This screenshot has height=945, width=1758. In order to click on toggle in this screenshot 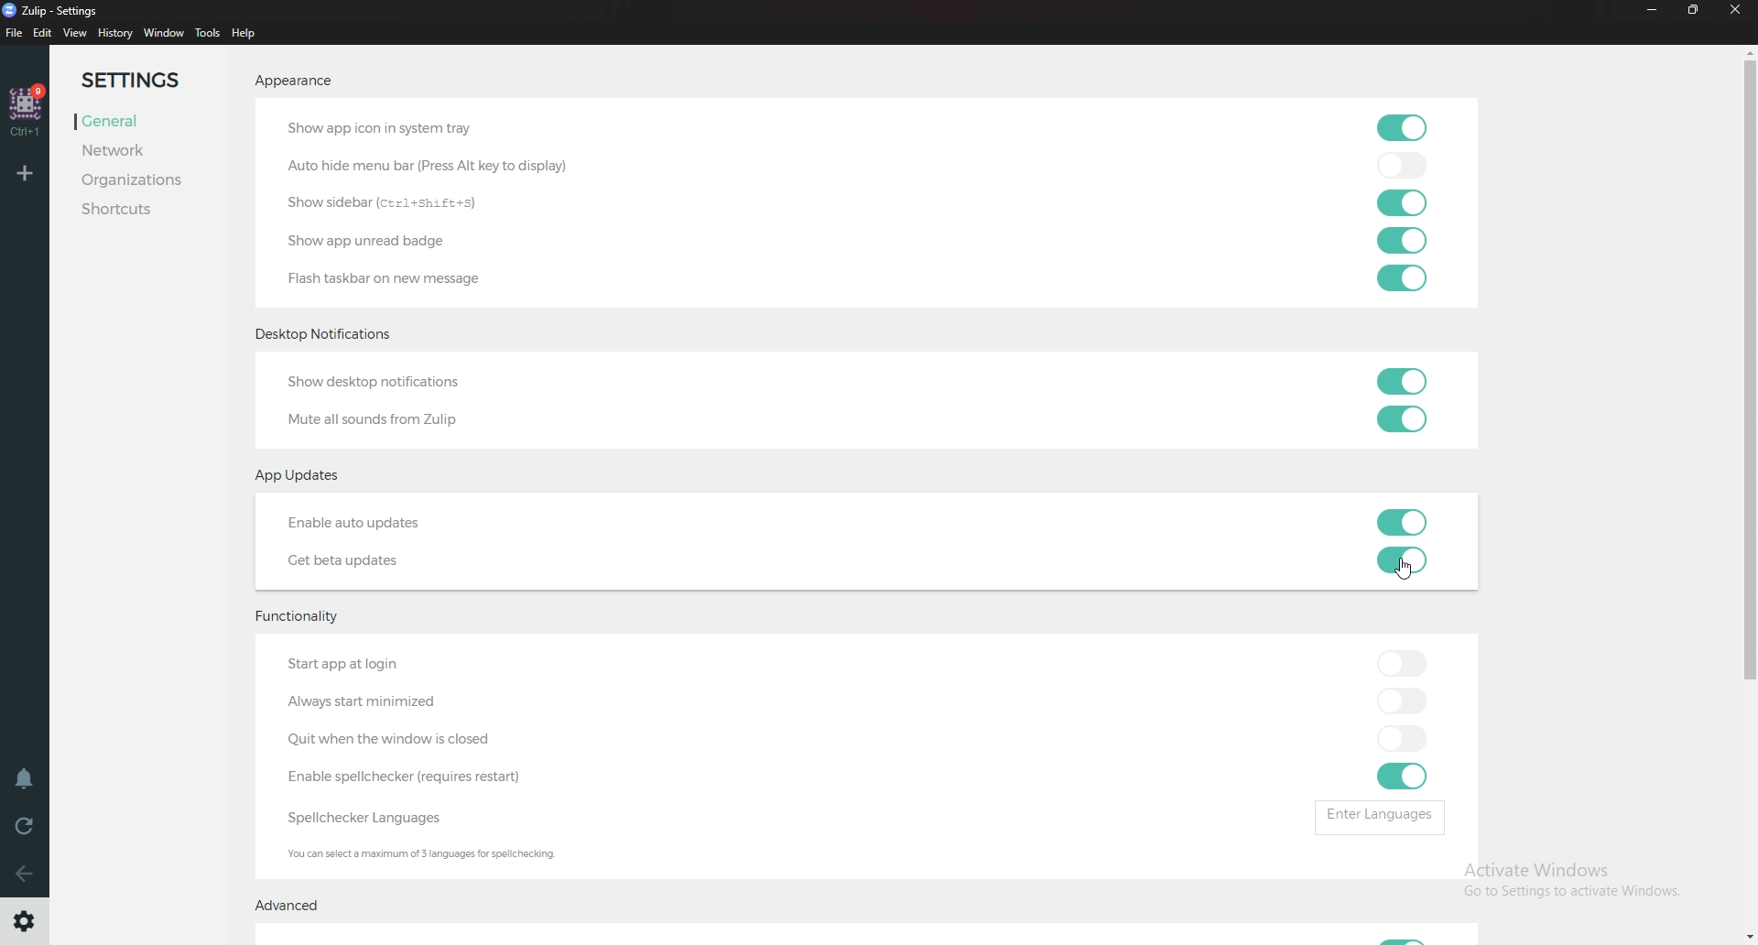, I will do `click(1402, 238)`.